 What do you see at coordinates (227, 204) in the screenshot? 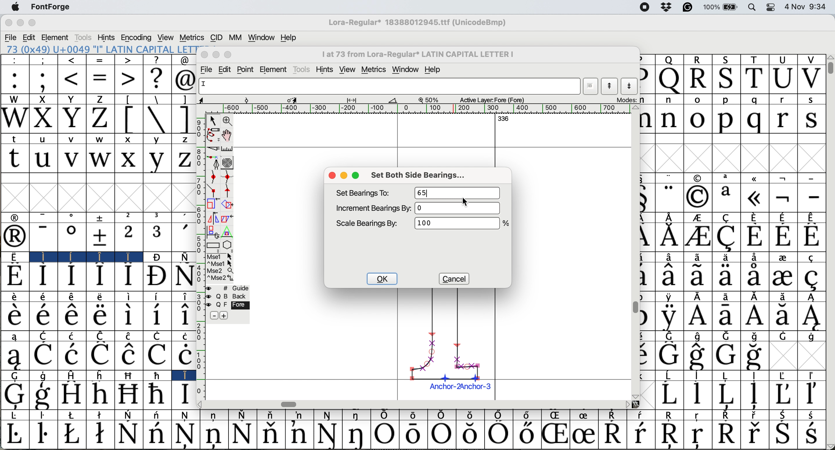
I see `rotate the selection` at bounding box center [227, 204].